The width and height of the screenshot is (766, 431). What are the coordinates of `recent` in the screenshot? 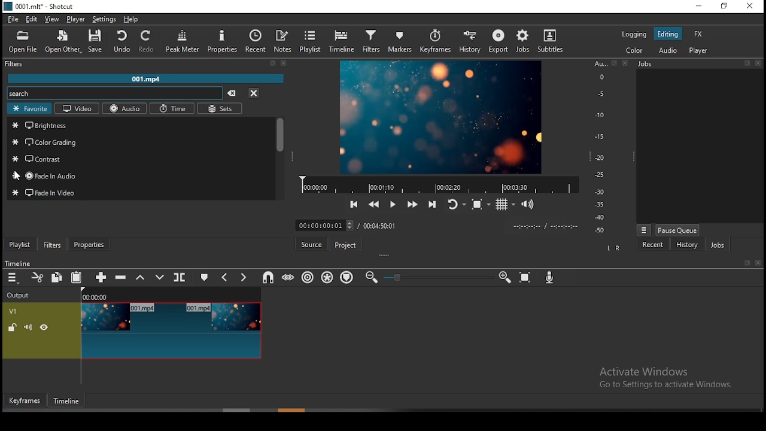 It's located at (654, 244).